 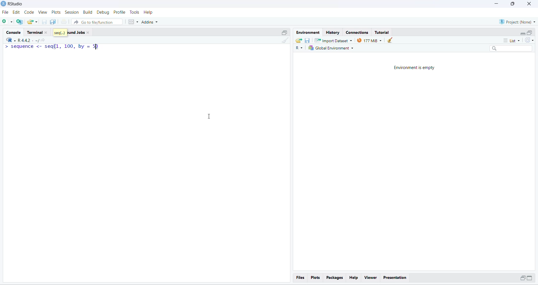 What do you see at coordinates (309, 33) in the screenshot?
I see `enviornment` at bounding box center [309, 33].